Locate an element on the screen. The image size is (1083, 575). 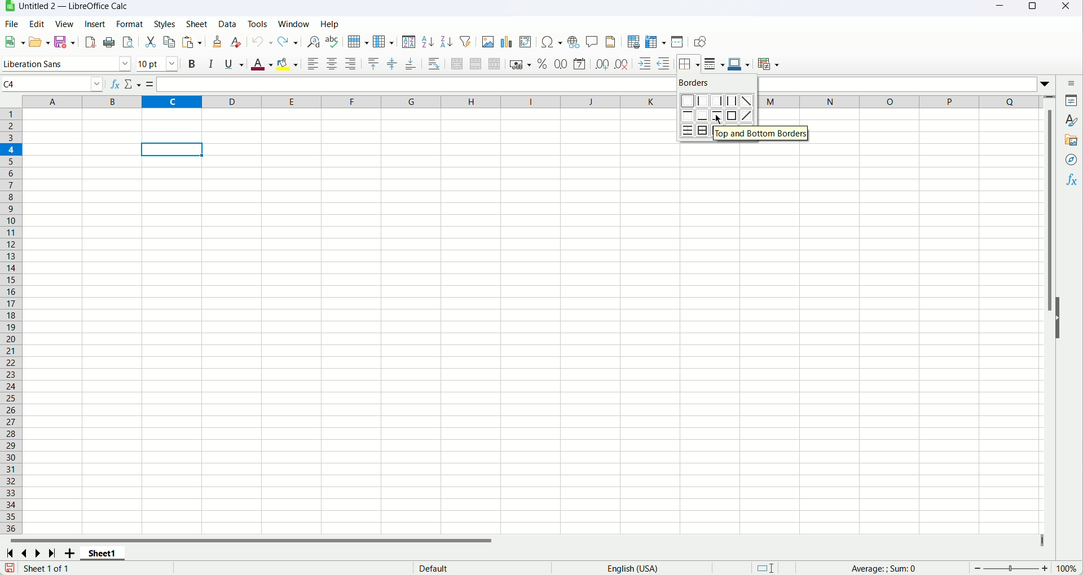
Next sheet is located at coordinates (37, 554).